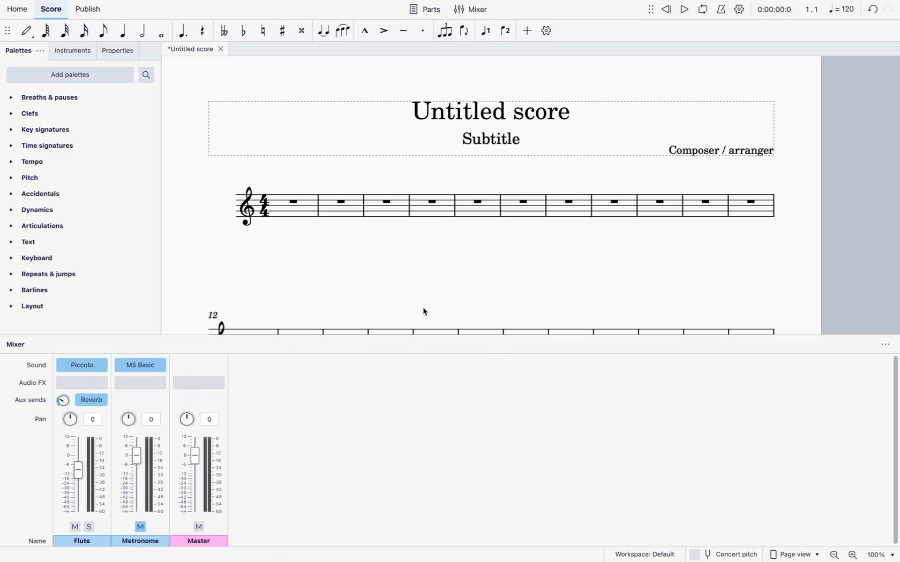 The height and width of the screenshot is (562, 900). I want to click on rewind, so click(668, 8).